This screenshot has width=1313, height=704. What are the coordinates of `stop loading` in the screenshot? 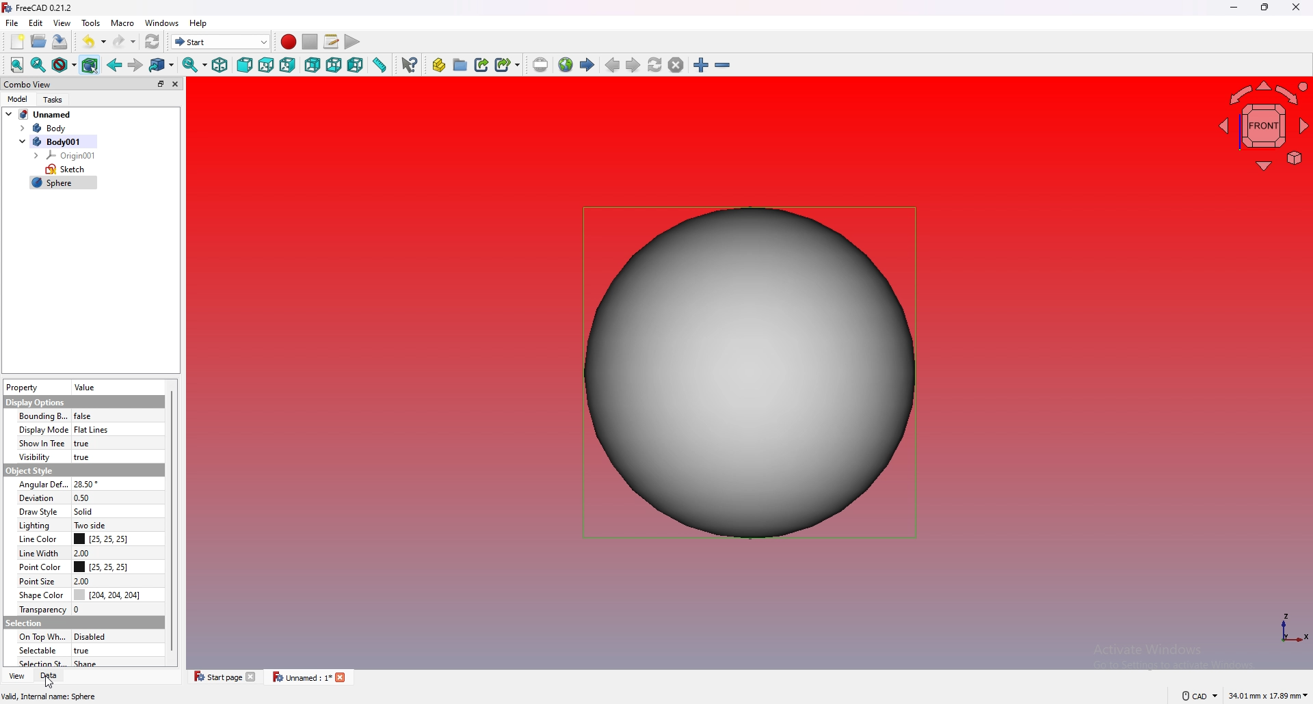 It's located at (676, 64).